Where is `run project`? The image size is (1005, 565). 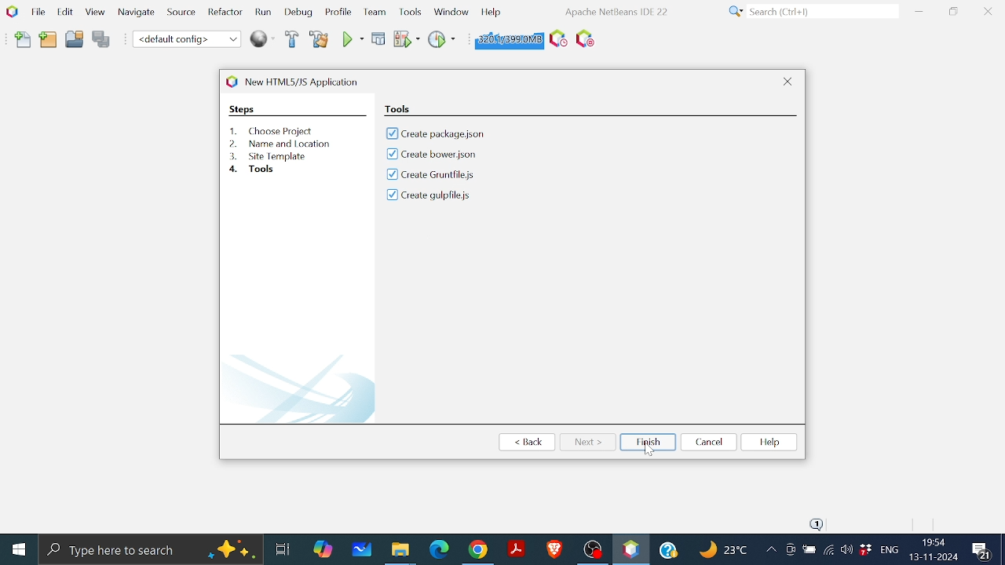 run project is located at coordinates (407, 39).